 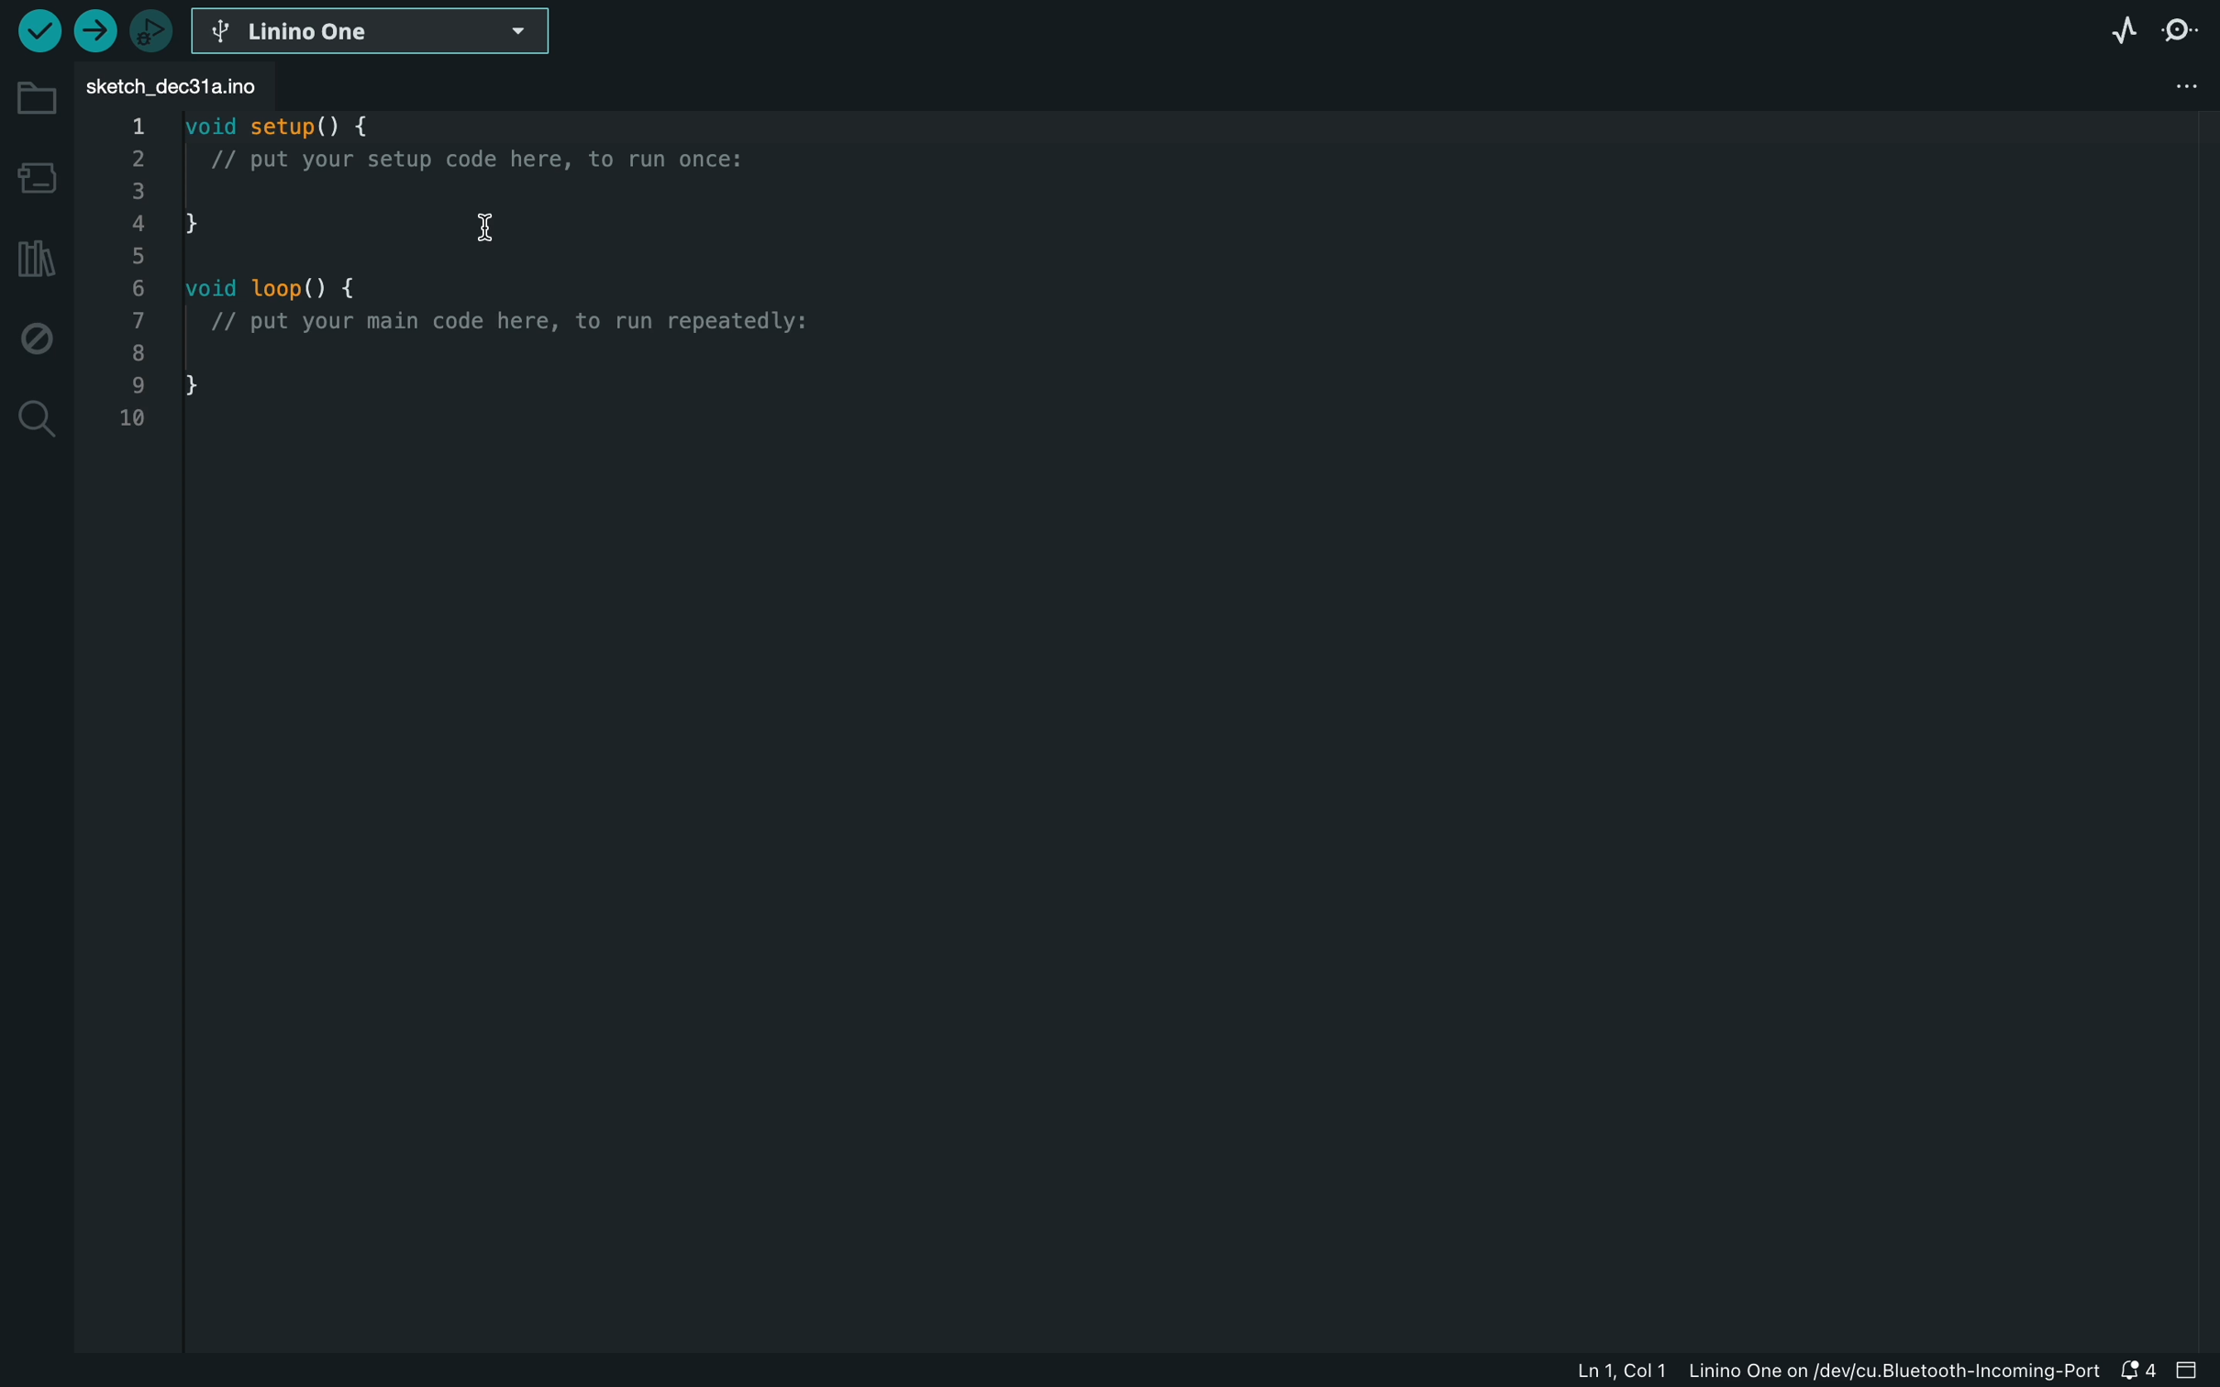 What do you see at coordinates (1827, 1372) in the screenshot?
I see `file information` at bounding box center [1827, 1372].